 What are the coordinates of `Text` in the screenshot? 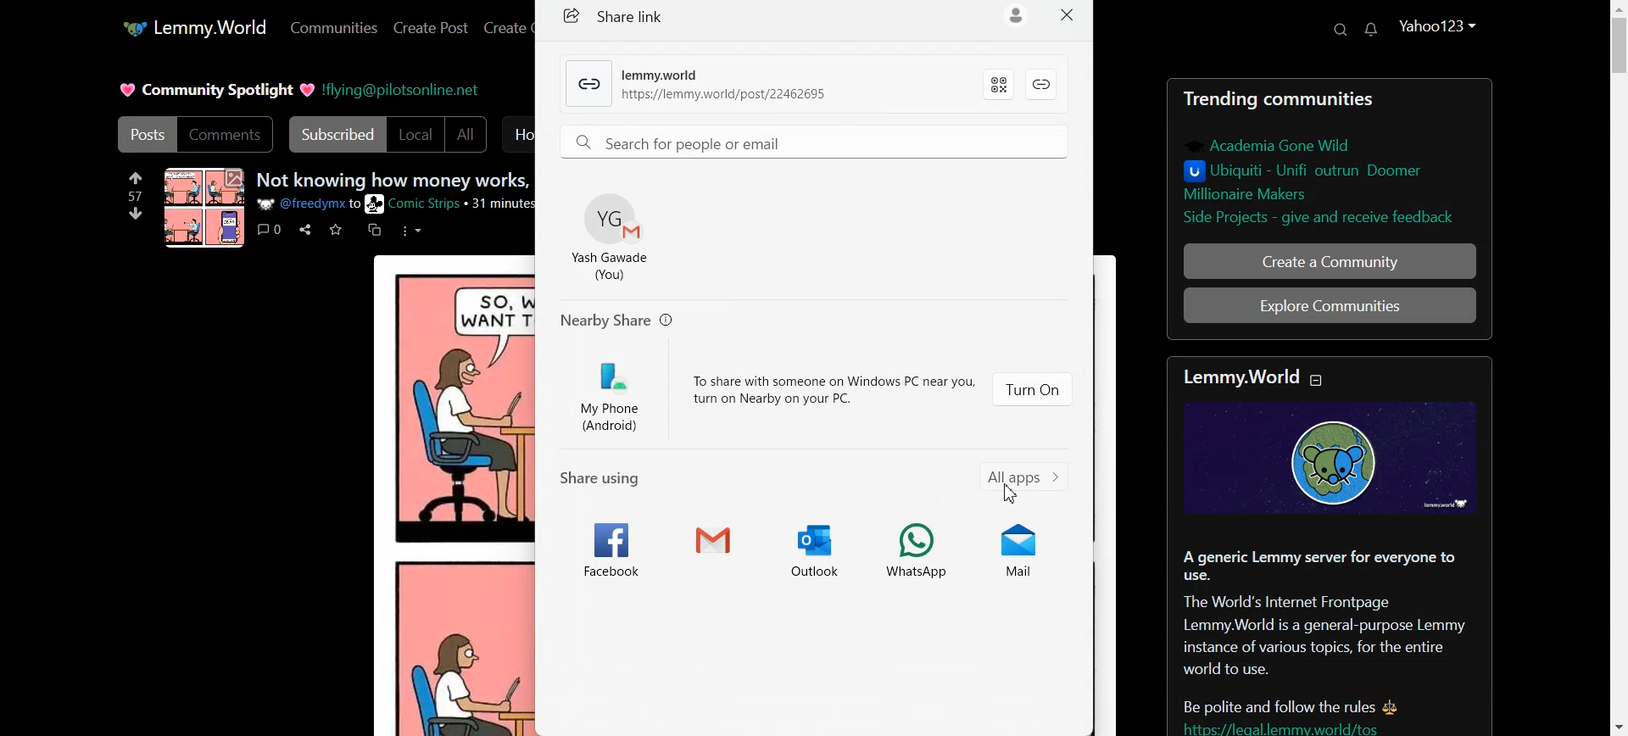 It's located at (1330, 571).